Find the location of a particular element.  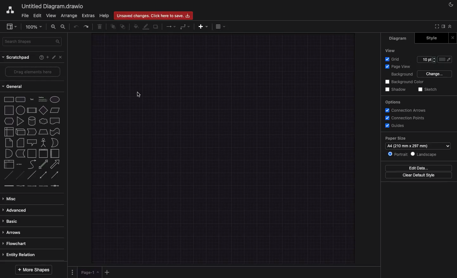

Portrait is located at coordinates (397, 154).